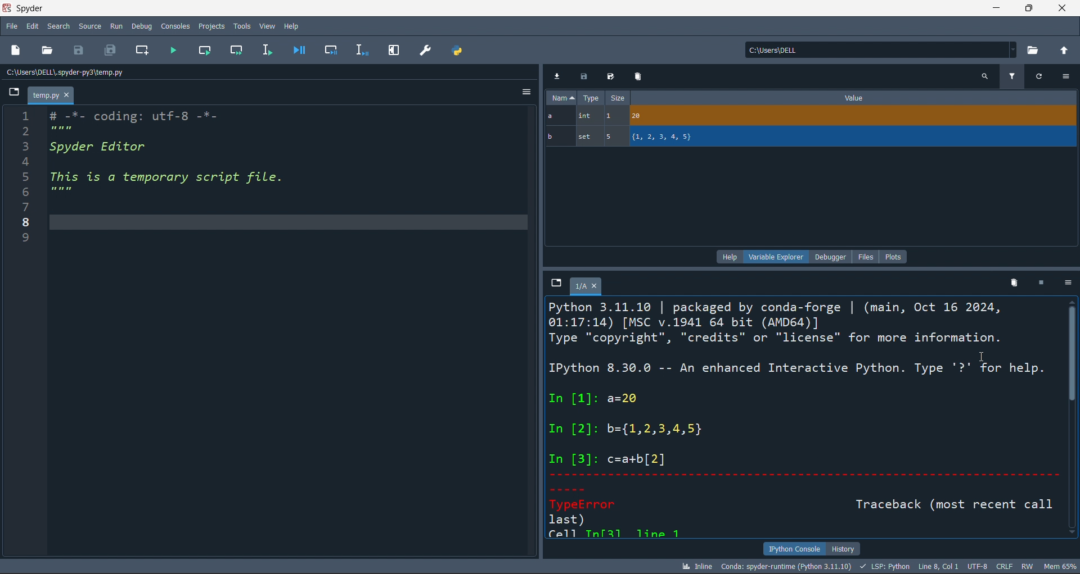  Describe the element at coordinates (1027, 566) in the screenshot. I see `rw` at that location.